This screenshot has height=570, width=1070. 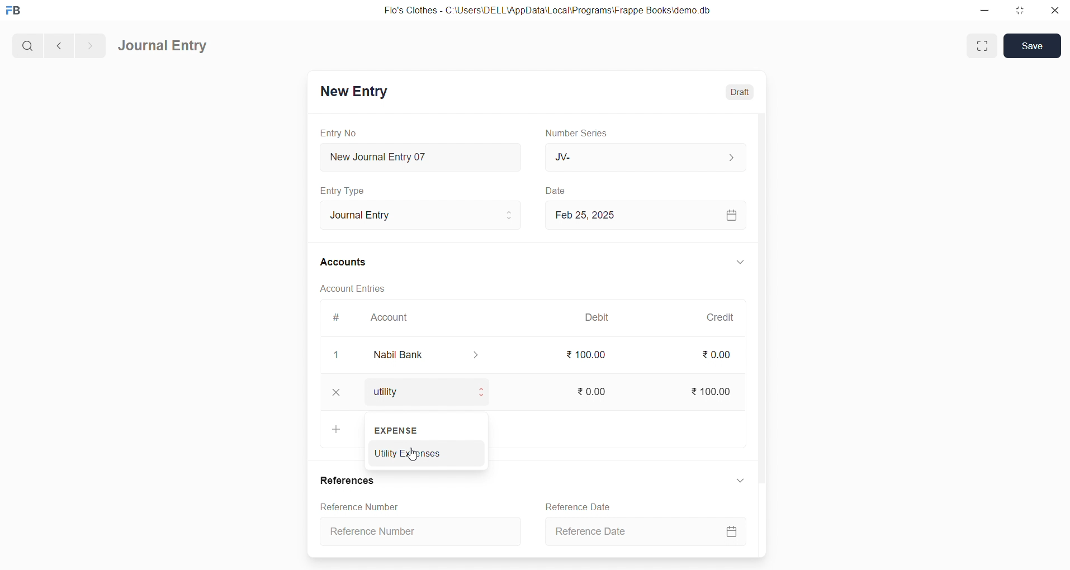 I want to click on Credit, so click(x=719, y=317).